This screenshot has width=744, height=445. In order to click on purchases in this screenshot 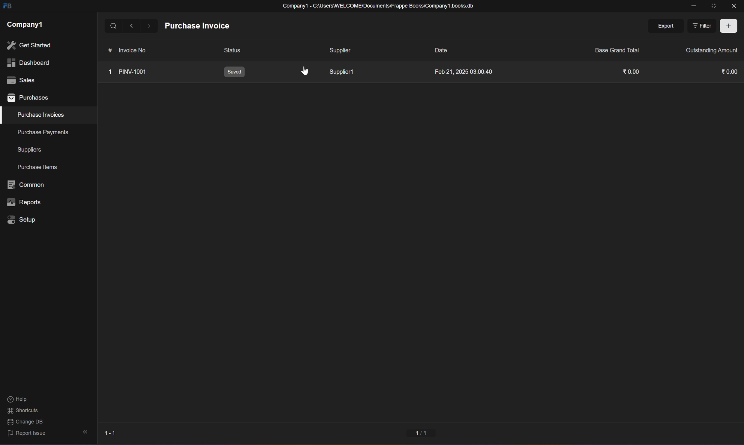, I will do `click(29, 98)`.